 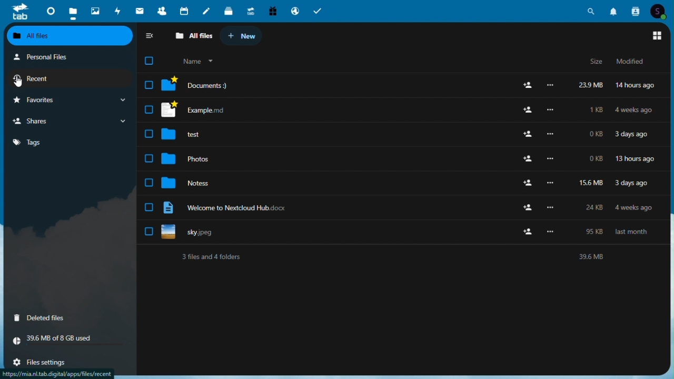 What do you see at coordinates (205, 12) in the screenshot?
I see `notes` at bounding box center [205, 12].